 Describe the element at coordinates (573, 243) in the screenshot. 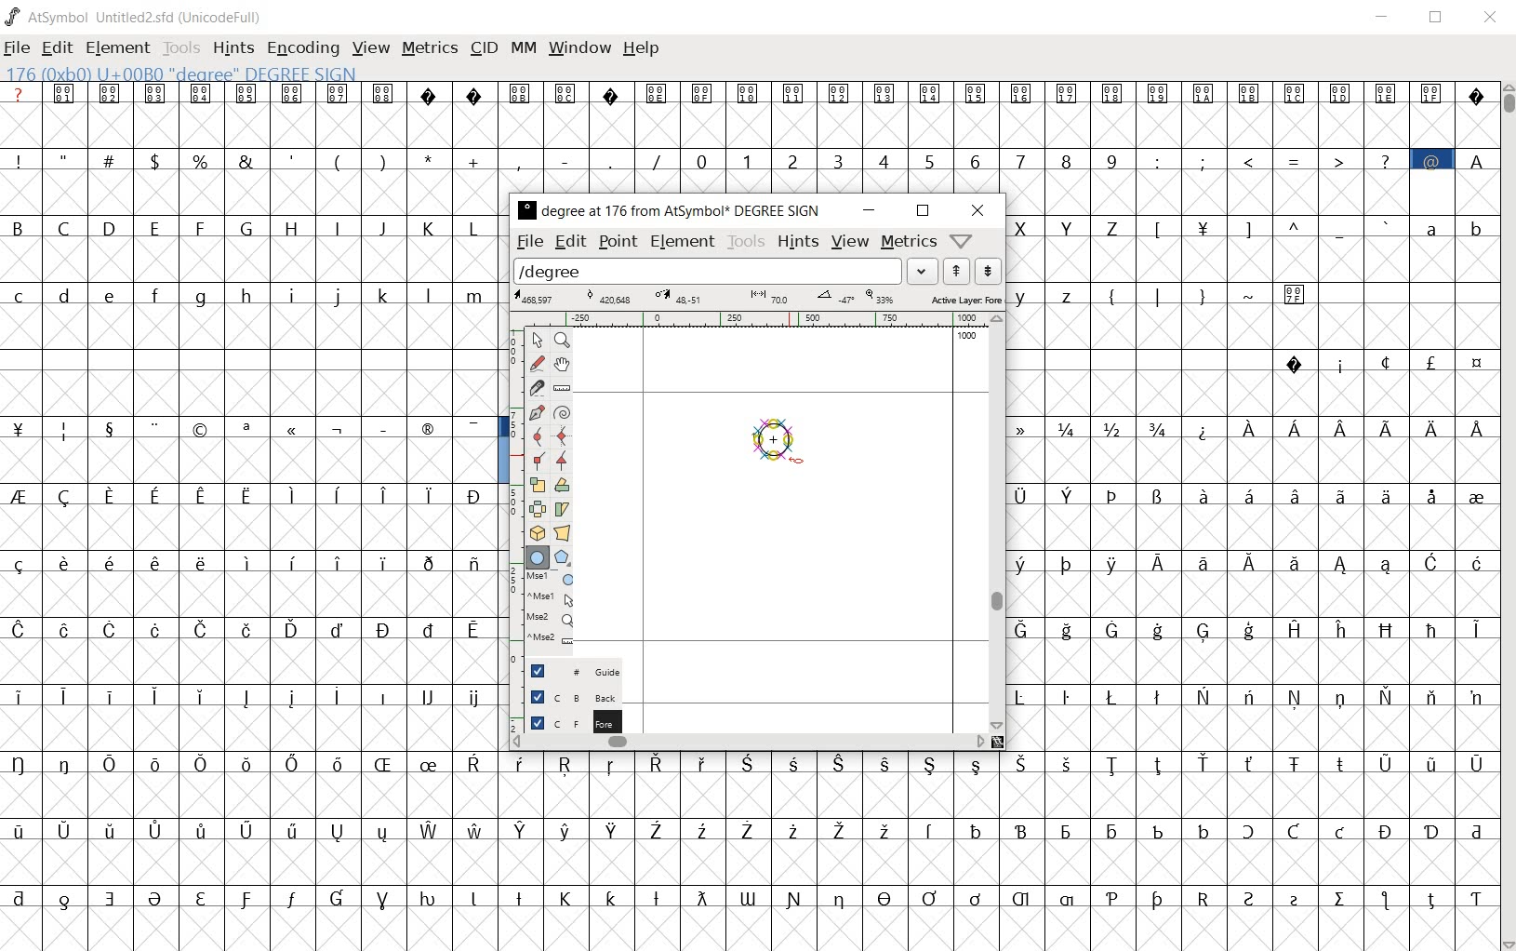

I see `edit` at that location.